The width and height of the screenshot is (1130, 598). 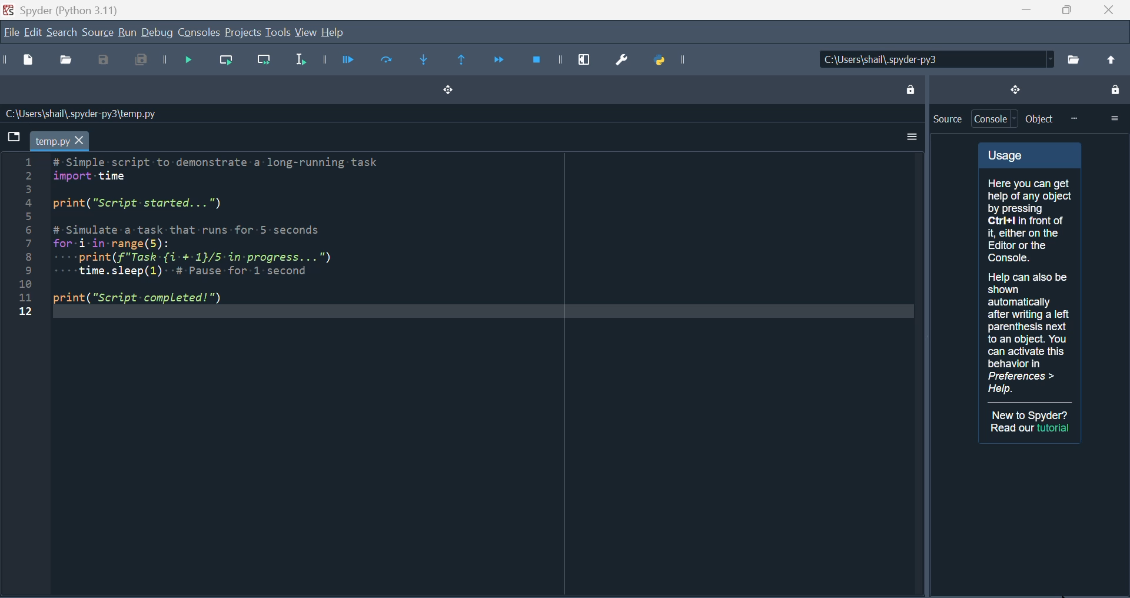 What do you see at coordinates (242, 33) in the screenshot?
I see `Projects` at bounding box center [242, 33].